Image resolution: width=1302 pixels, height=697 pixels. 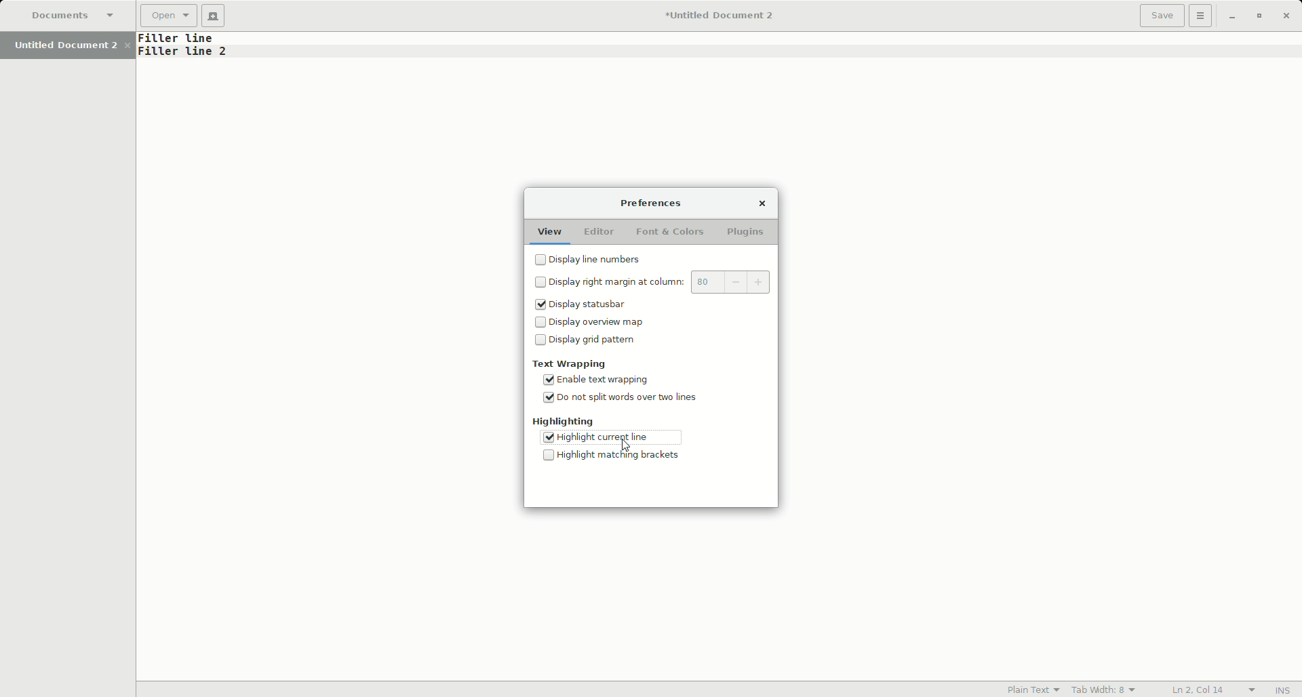 I want to click on Documents, so click(x=77, y=17).